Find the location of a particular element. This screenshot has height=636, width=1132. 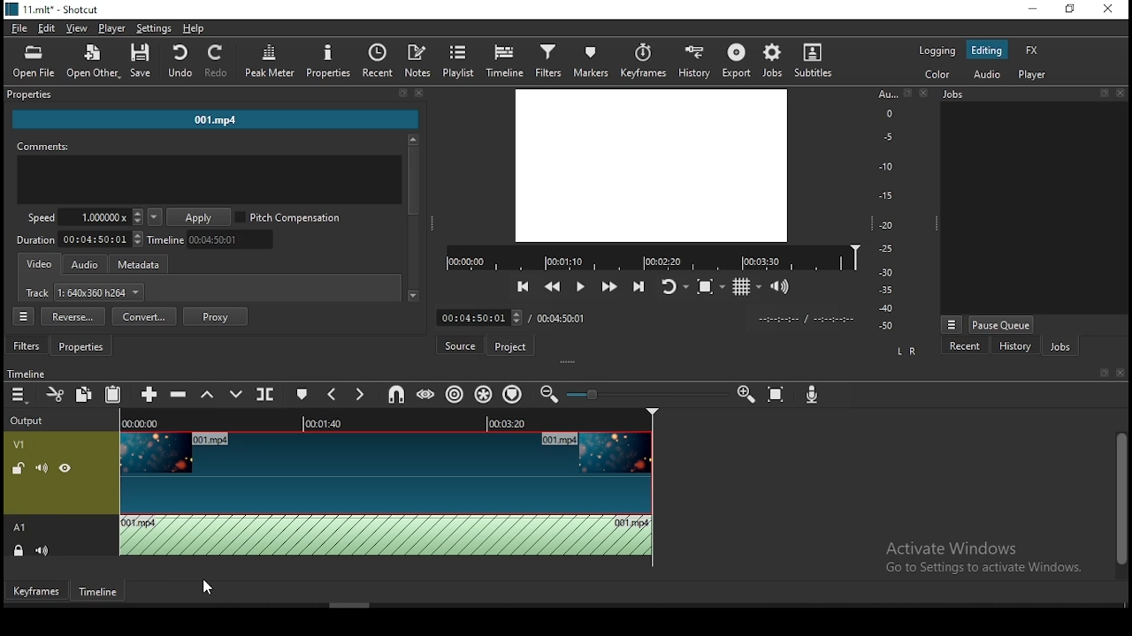

more options is located at coordinates (950, 324).